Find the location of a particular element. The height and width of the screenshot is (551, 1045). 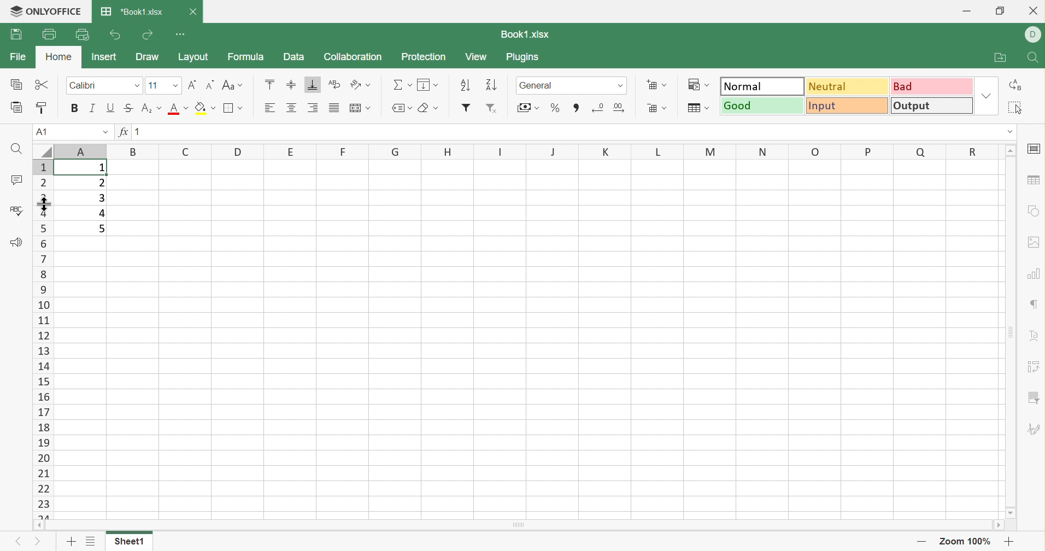

Wrap Text is located at coordinates (334, 83).